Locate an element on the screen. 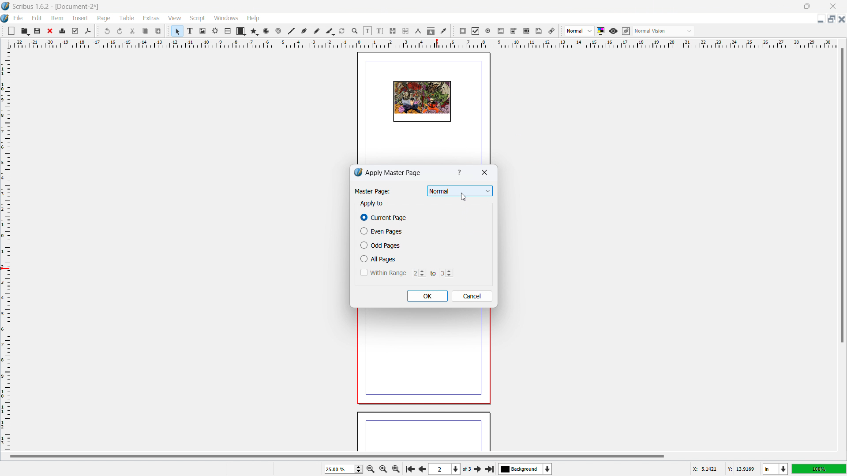  save is located at coordinates (38, 30).